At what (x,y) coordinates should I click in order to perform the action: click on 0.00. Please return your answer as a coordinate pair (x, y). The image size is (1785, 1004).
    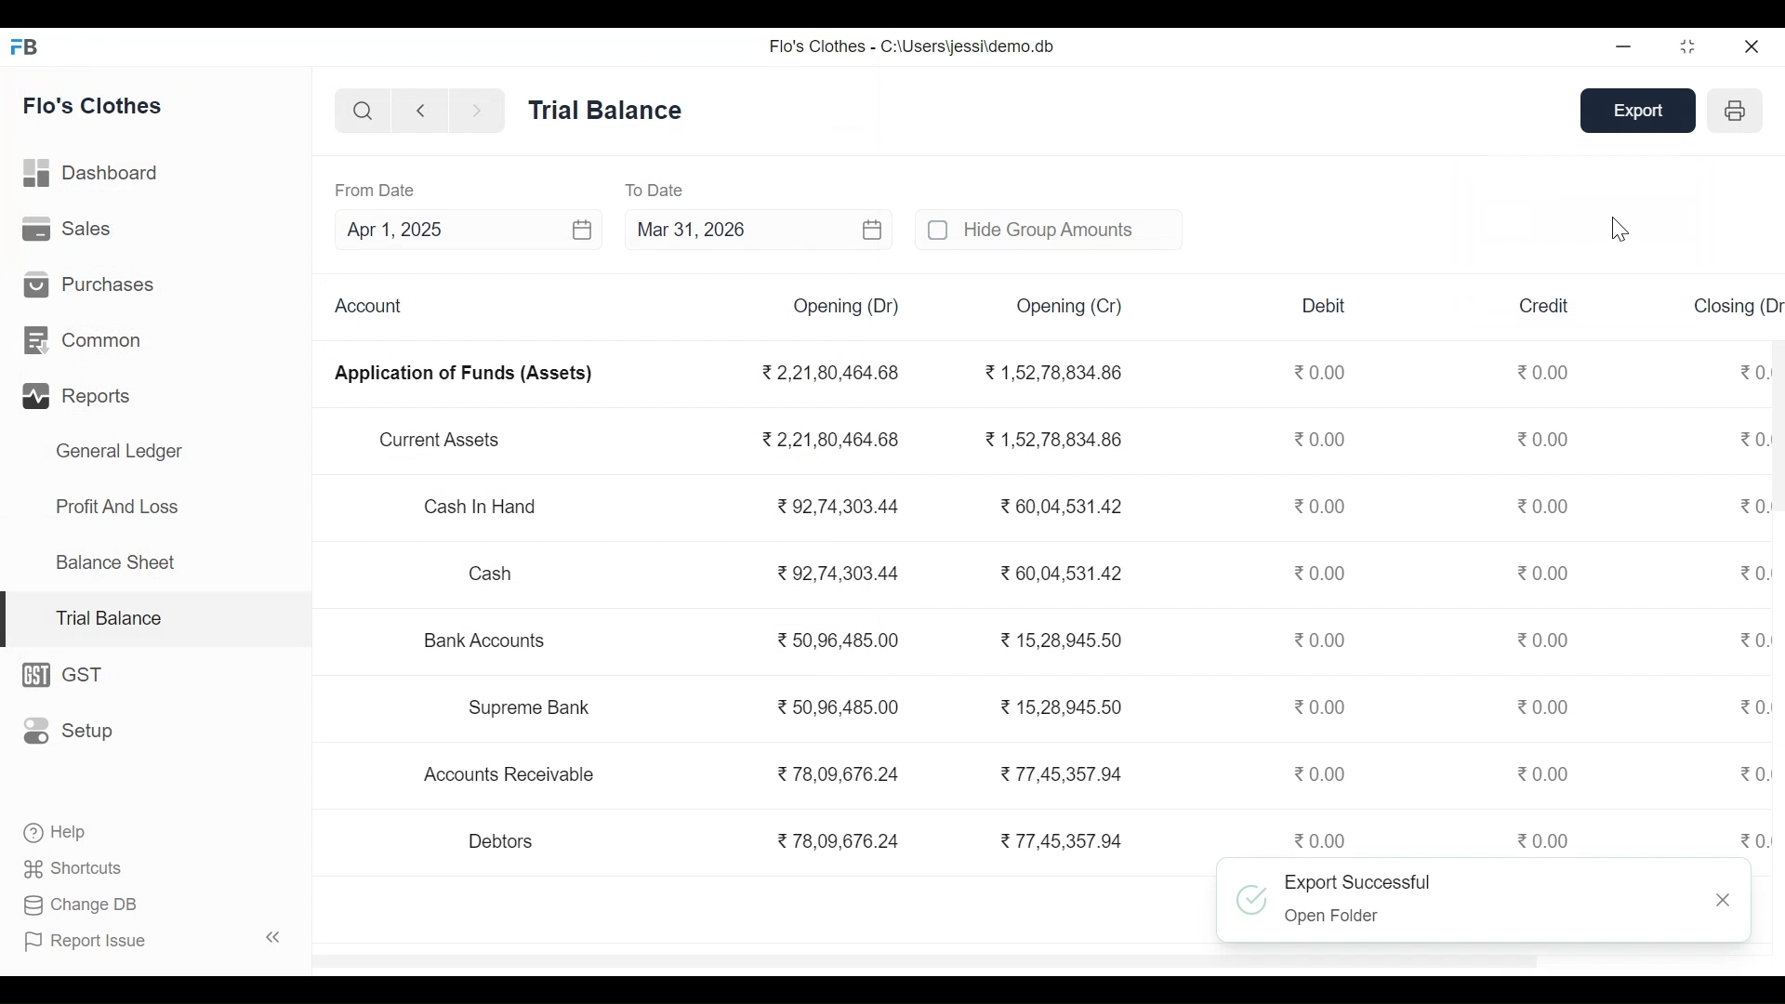
    Looking at the image, I should click on (1322, 372).